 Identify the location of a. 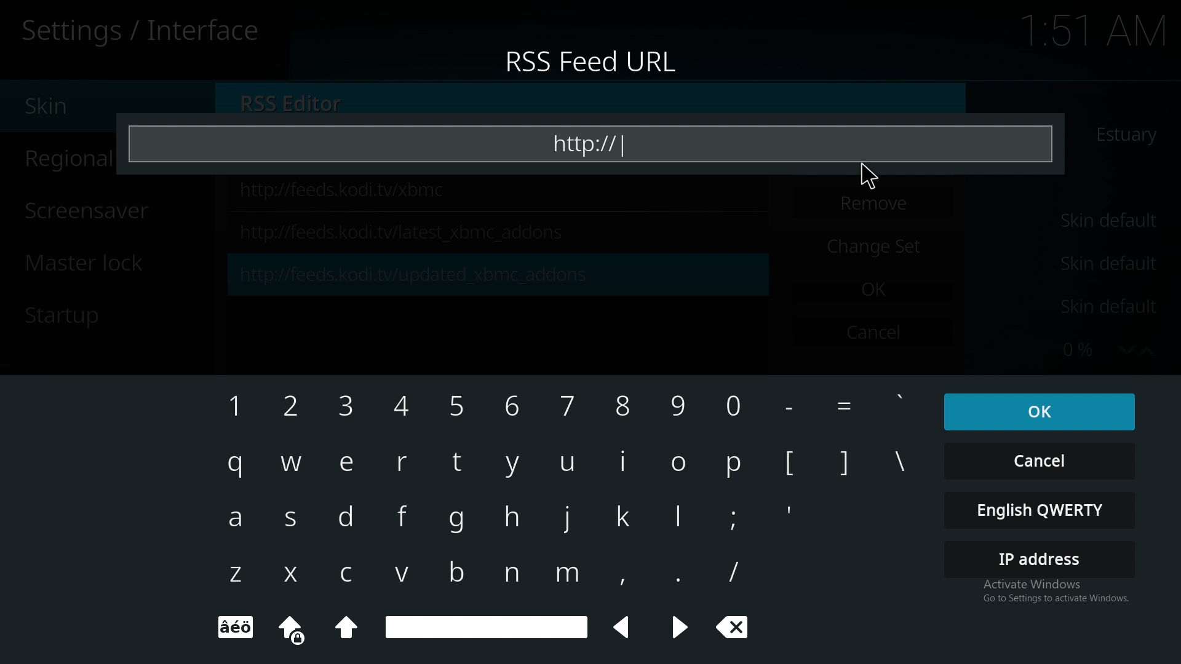
(235, 518).